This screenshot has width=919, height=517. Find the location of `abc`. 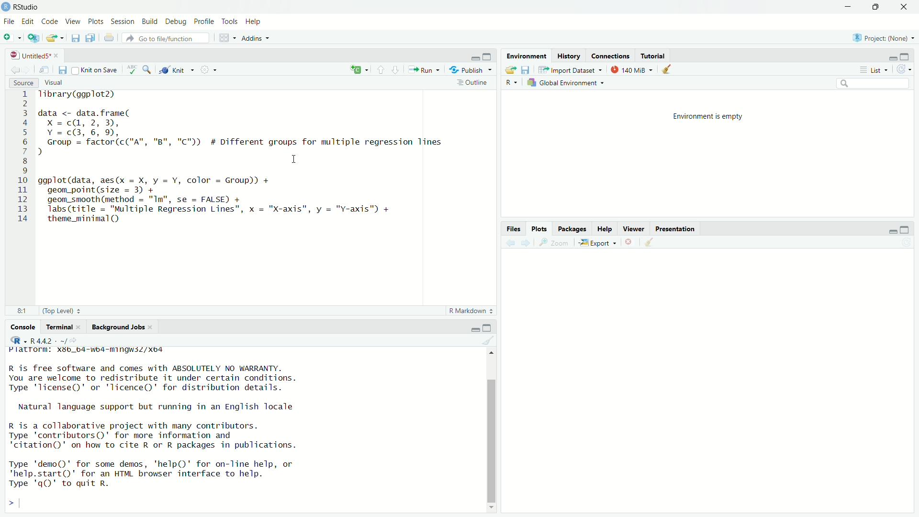

abc is located at coordinates (130, 69).